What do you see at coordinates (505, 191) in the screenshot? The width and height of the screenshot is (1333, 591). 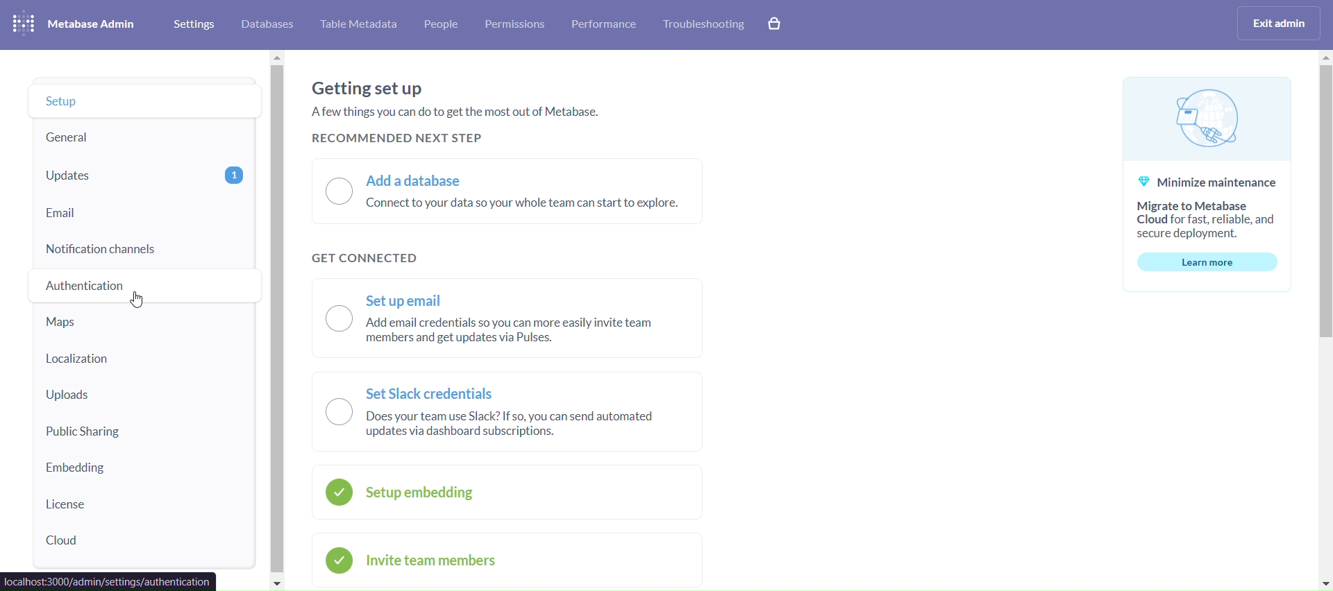 I see `add a database` at bounding box center [505, 191].